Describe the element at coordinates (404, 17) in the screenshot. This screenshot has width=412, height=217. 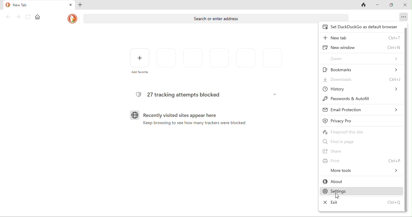
I see `options` at that location.